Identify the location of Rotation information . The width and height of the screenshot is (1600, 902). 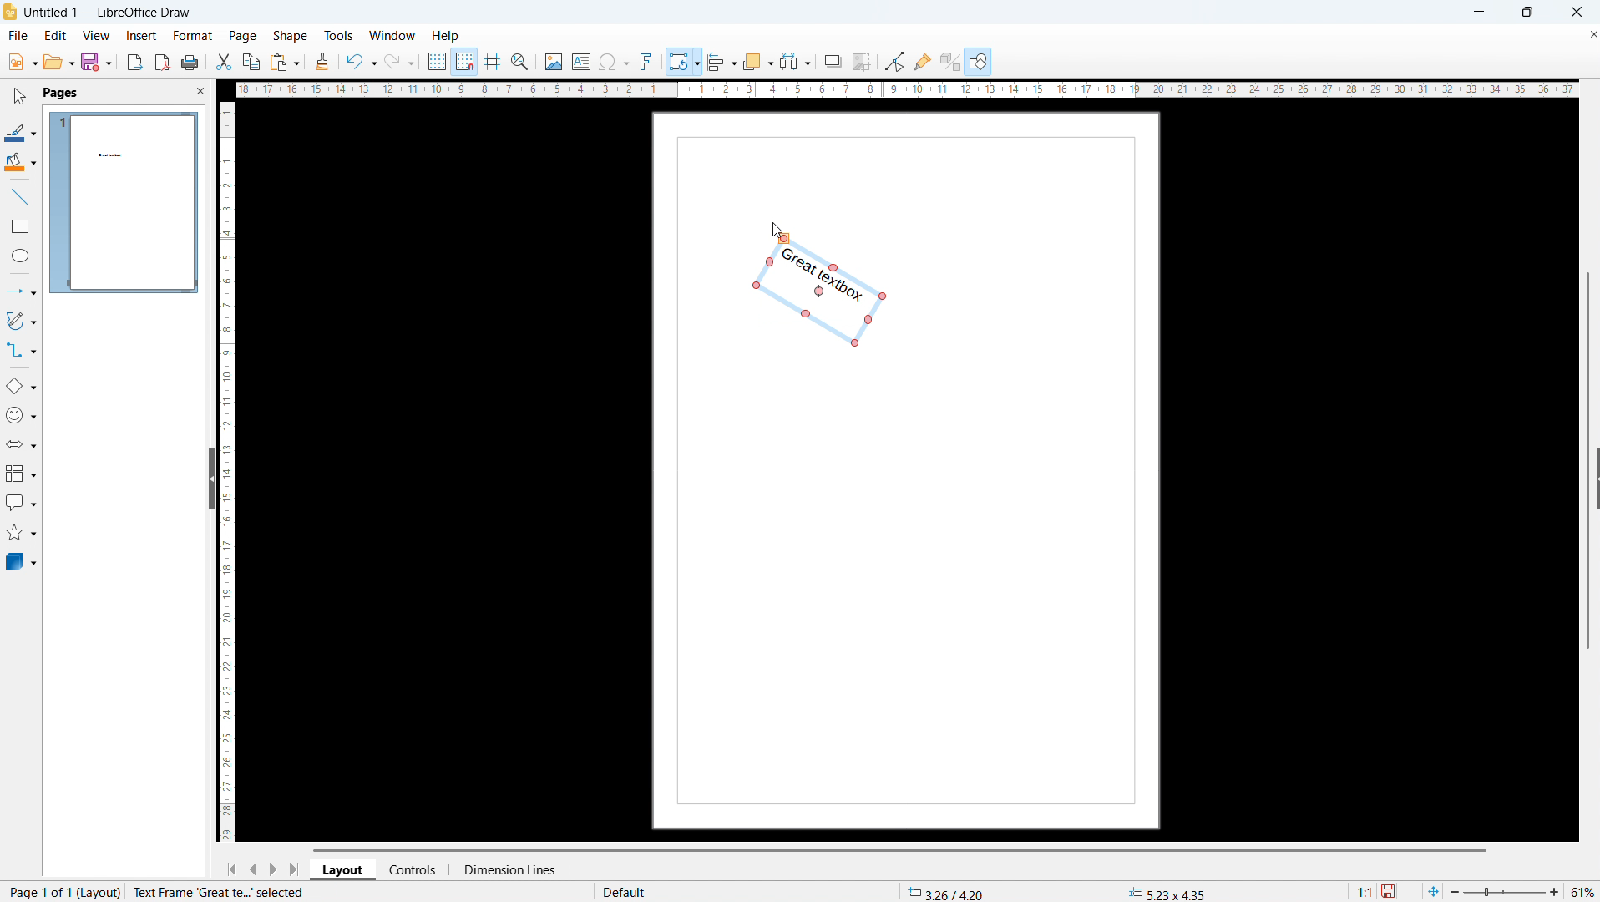
(241, 892).